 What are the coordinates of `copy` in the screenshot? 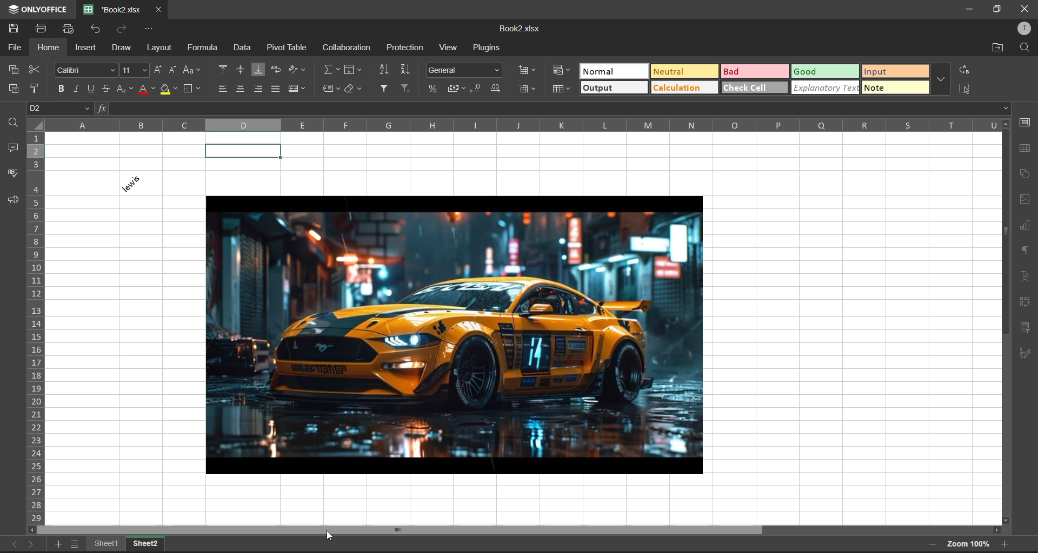 It's located at (15, 70).